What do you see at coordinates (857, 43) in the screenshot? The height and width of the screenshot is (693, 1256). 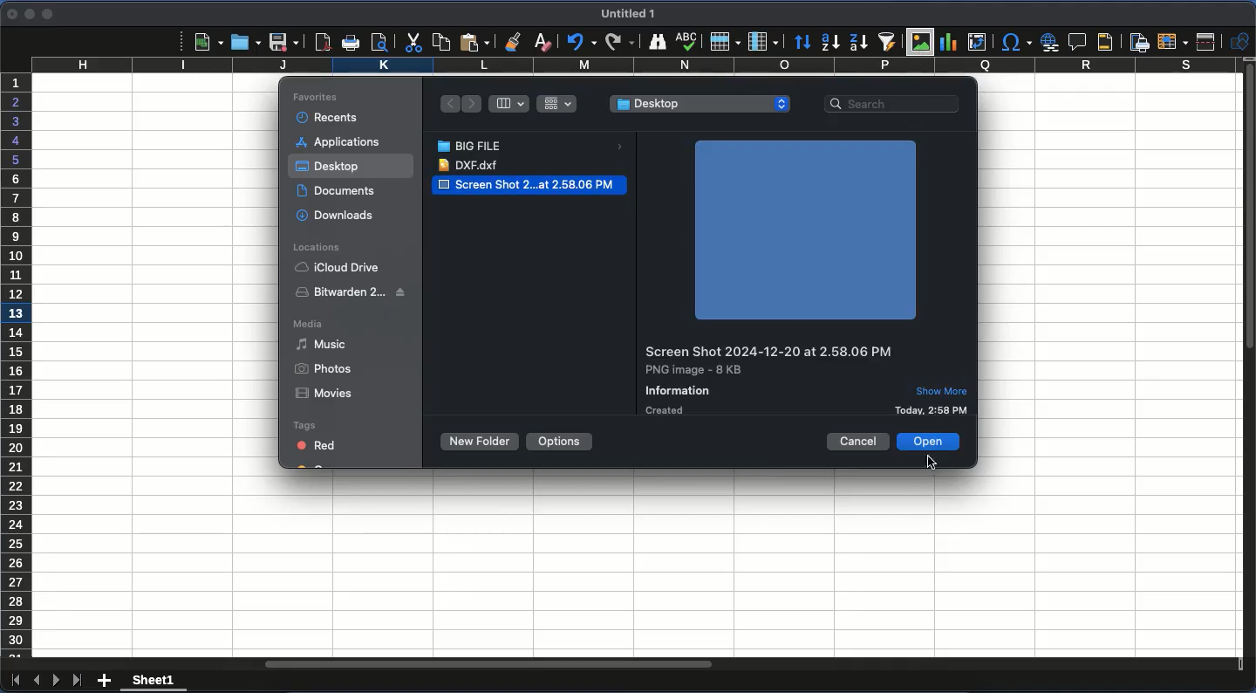 I see `descending` at bounding box center [857, 43].